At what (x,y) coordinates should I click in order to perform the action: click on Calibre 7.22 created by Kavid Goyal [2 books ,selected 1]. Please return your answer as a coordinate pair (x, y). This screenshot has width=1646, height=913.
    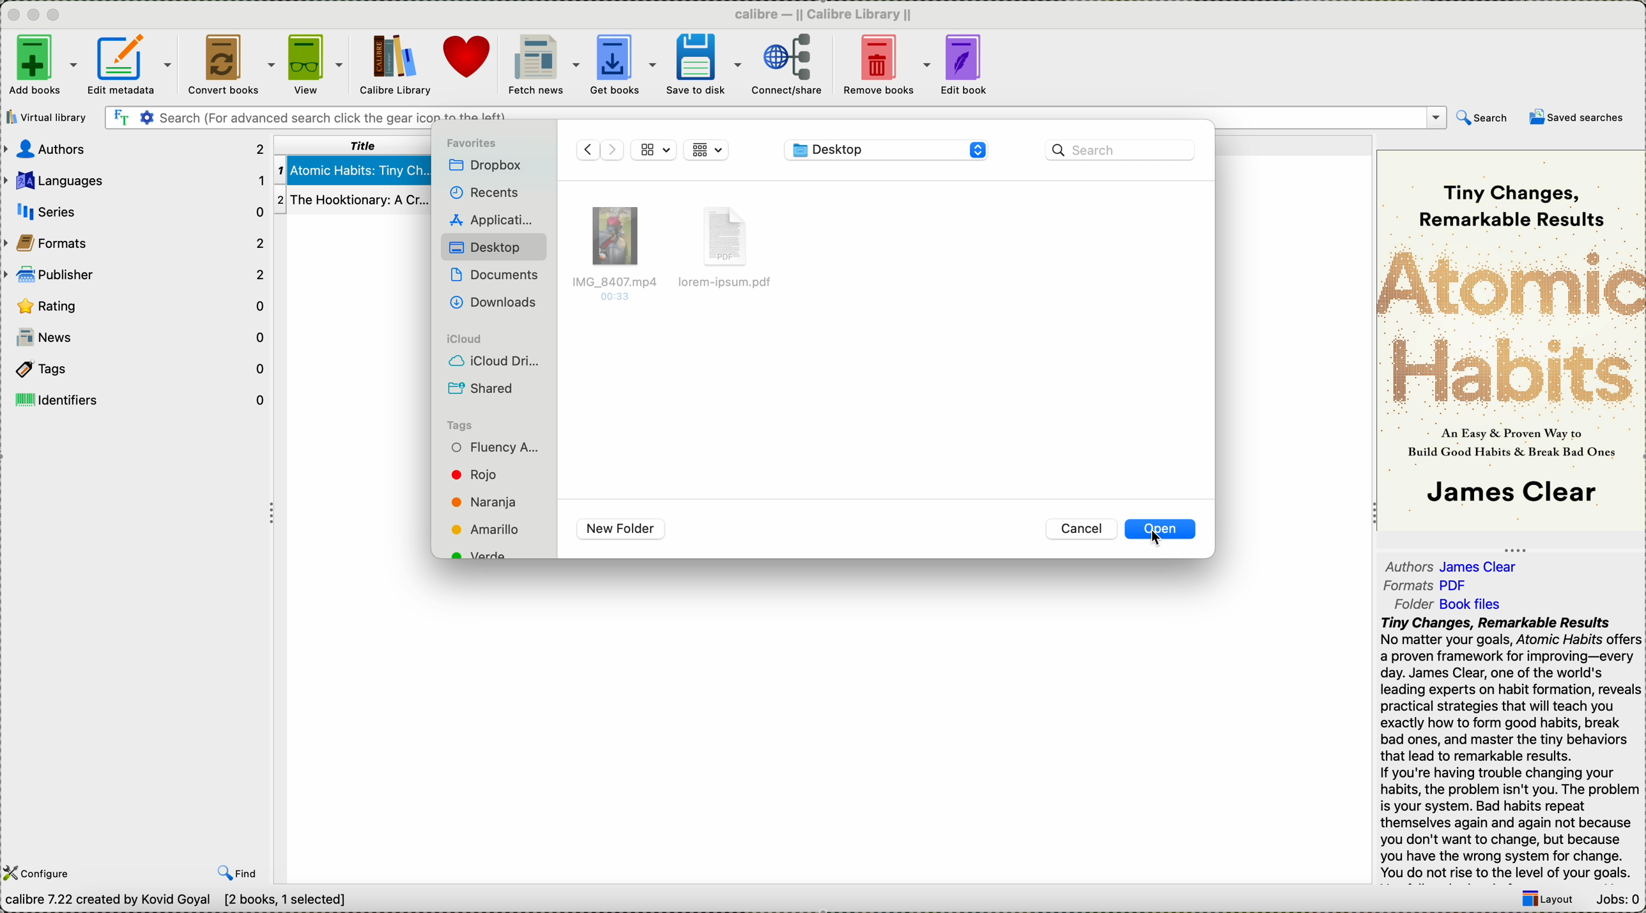
    Looking at the image, I should click on (177, 903).